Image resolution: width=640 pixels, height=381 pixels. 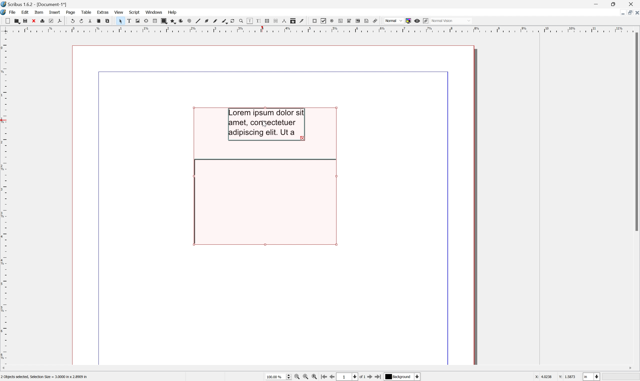 I want to click on Minimize, so click(x=595, y=4).